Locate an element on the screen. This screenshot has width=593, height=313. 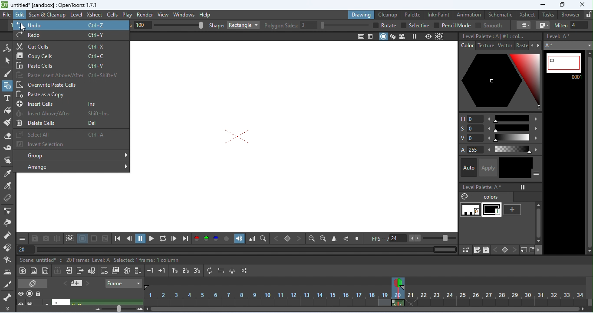
arange is located at coordinates (71, 166).